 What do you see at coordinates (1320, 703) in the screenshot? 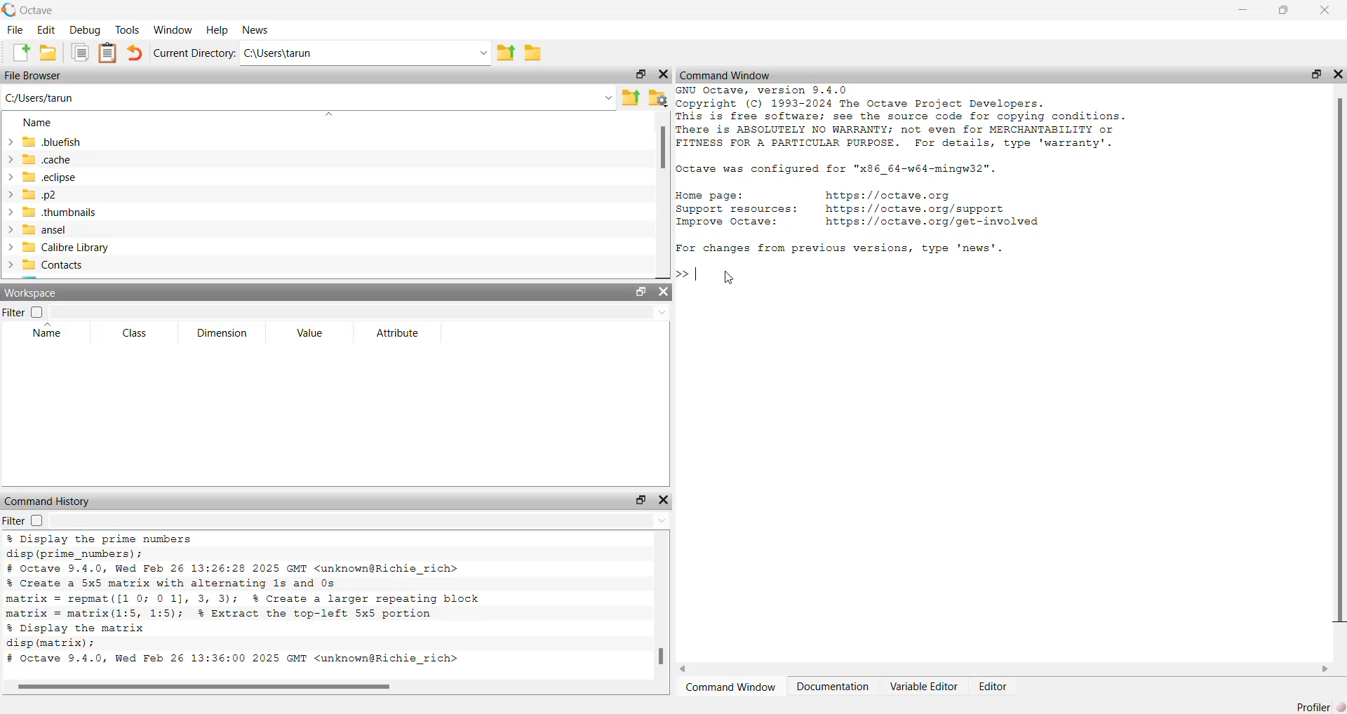
I see `profiler` at bounding box center [1320, 703].